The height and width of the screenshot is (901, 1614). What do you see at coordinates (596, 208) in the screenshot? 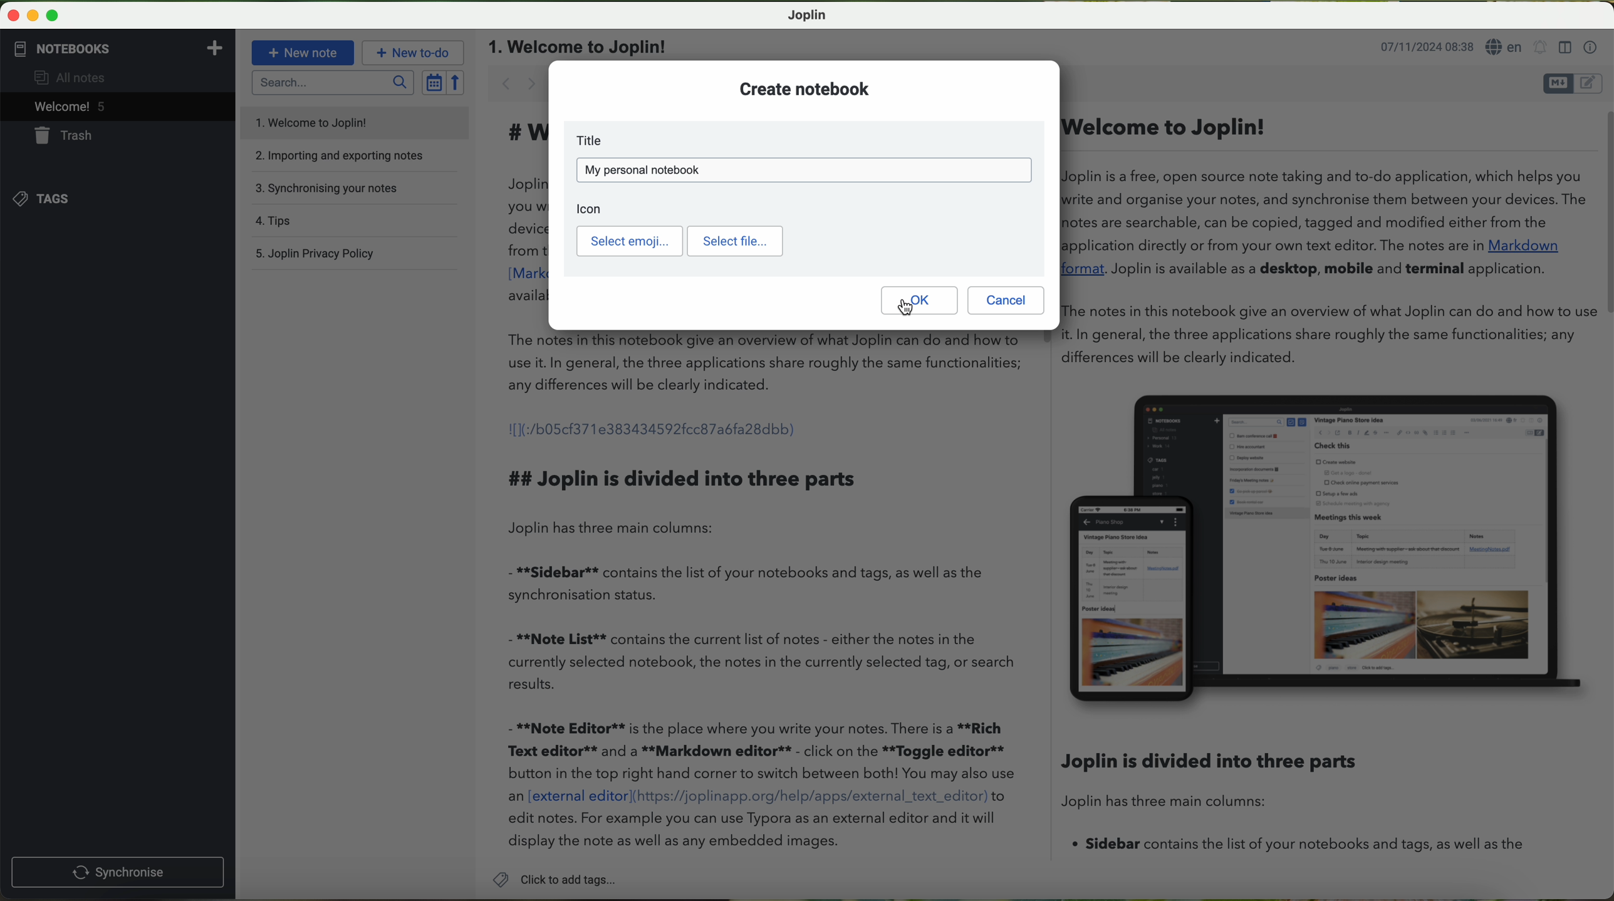
I see `icon` at bounding box center [596, 208].